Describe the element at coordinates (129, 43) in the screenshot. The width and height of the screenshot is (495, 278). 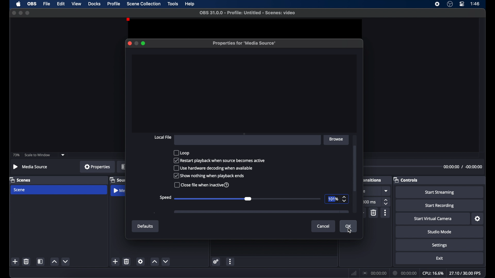
I see `close` at that location.